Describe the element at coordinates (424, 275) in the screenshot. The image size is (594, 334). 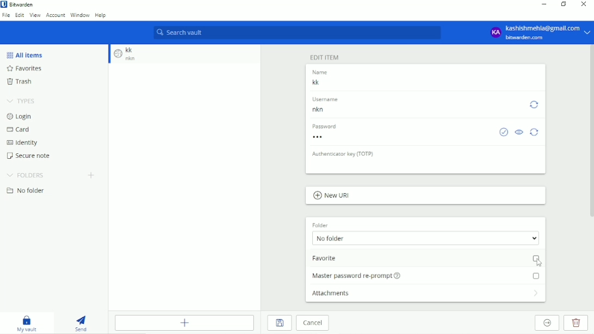
I see `Master password re-prompt` at that location.